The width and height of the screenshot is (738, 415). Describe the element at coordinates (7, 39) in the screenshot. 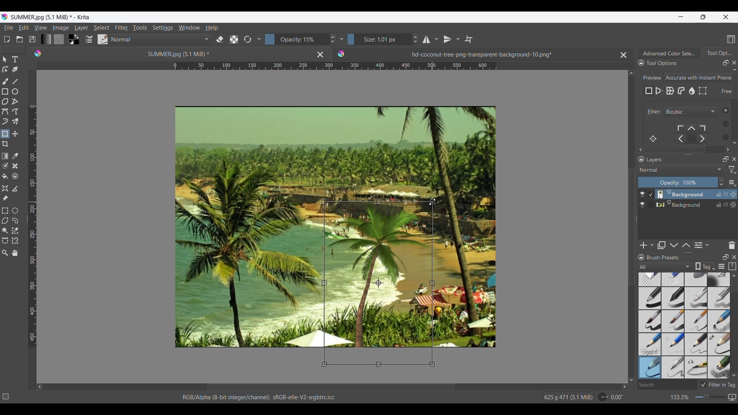

I see `Create a new document` at that location.